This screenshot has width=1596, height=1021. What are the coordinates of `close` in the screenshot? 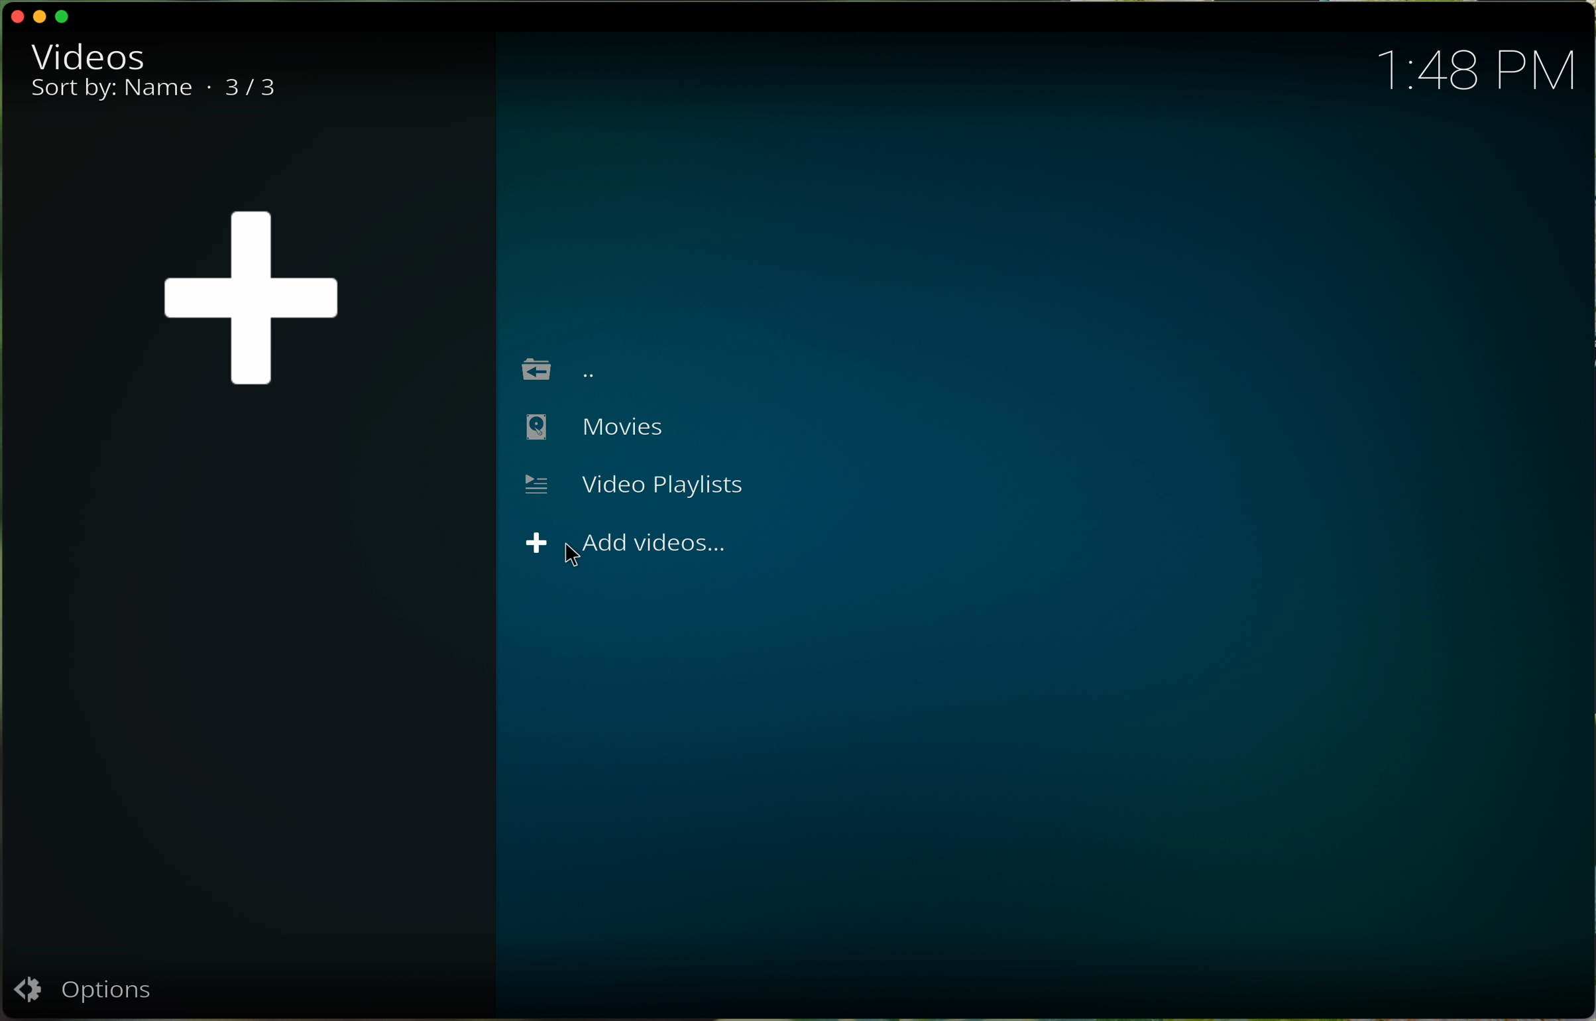 It's located at (14, 16).